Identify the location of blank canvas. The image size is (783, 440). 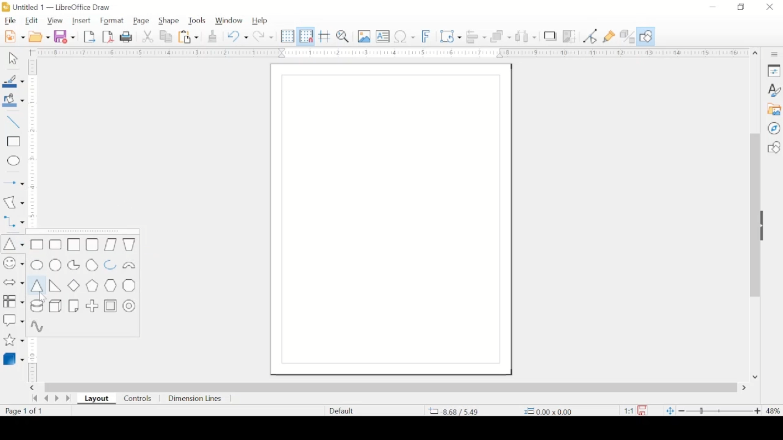
(390, 220).